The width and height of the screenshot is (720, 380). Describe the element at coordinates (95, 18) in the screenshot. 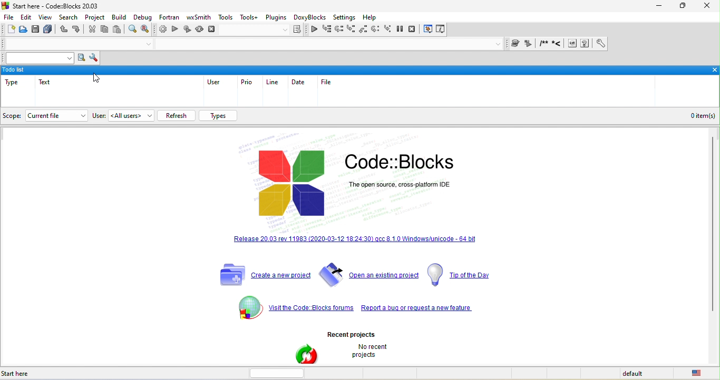

I see `project` at that location.